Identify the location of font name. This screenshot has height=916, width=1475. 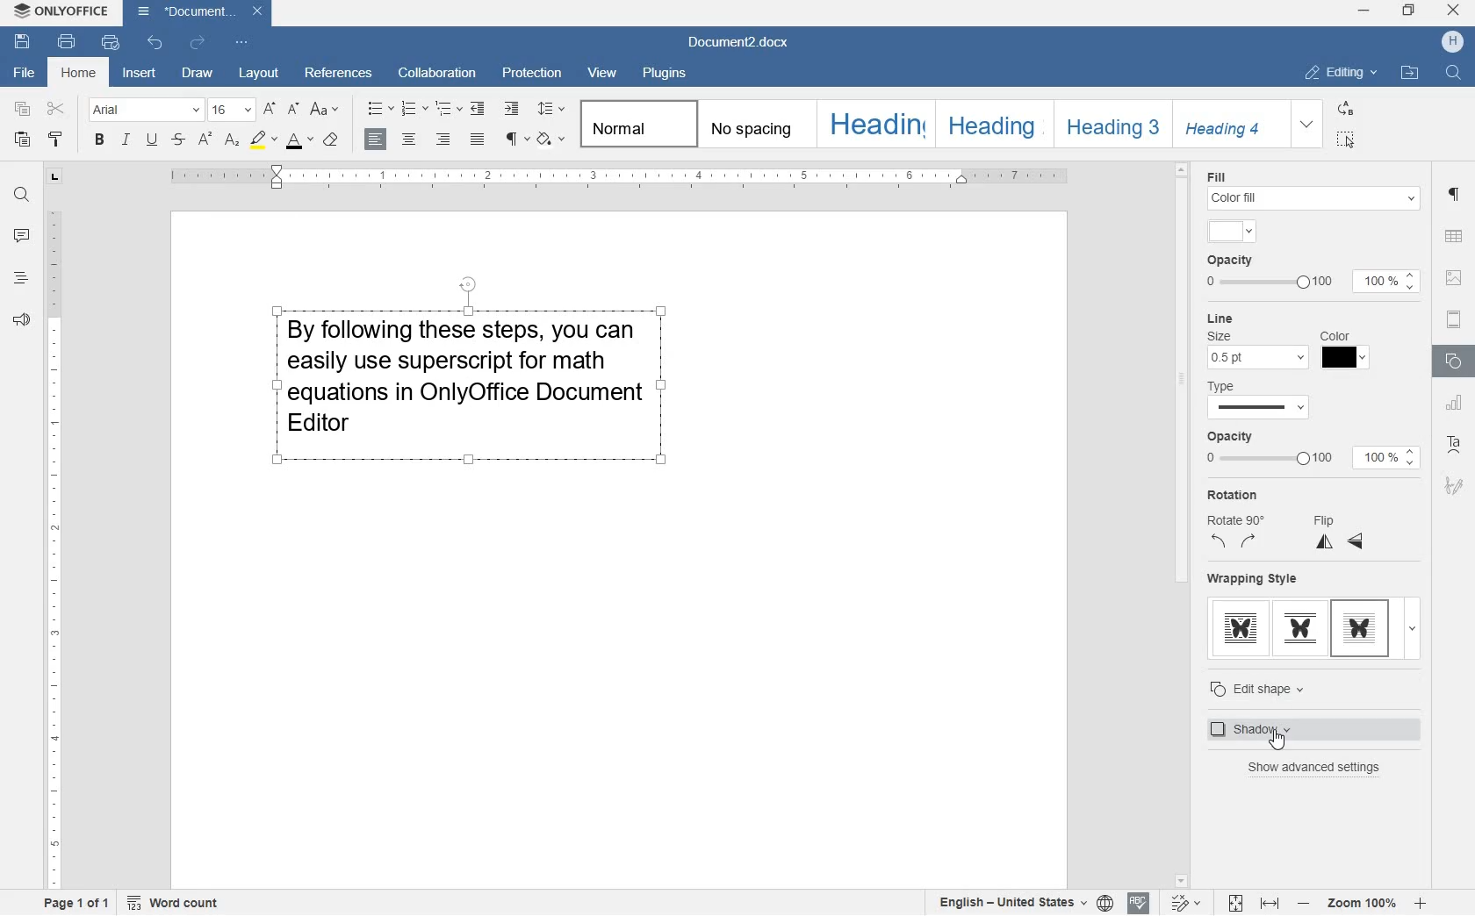
(142, 109).